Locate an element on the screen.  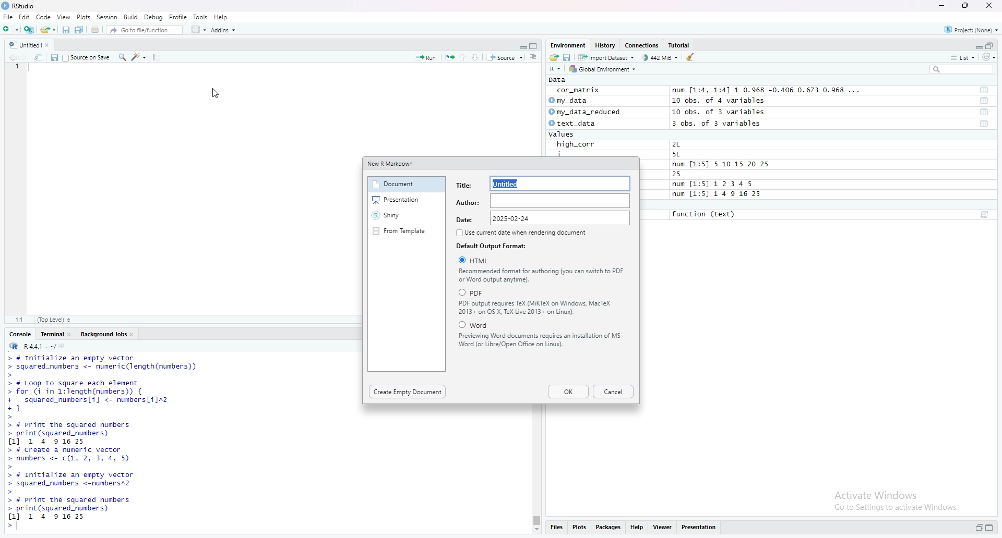
high_corr is located at coordinates (575, 144).